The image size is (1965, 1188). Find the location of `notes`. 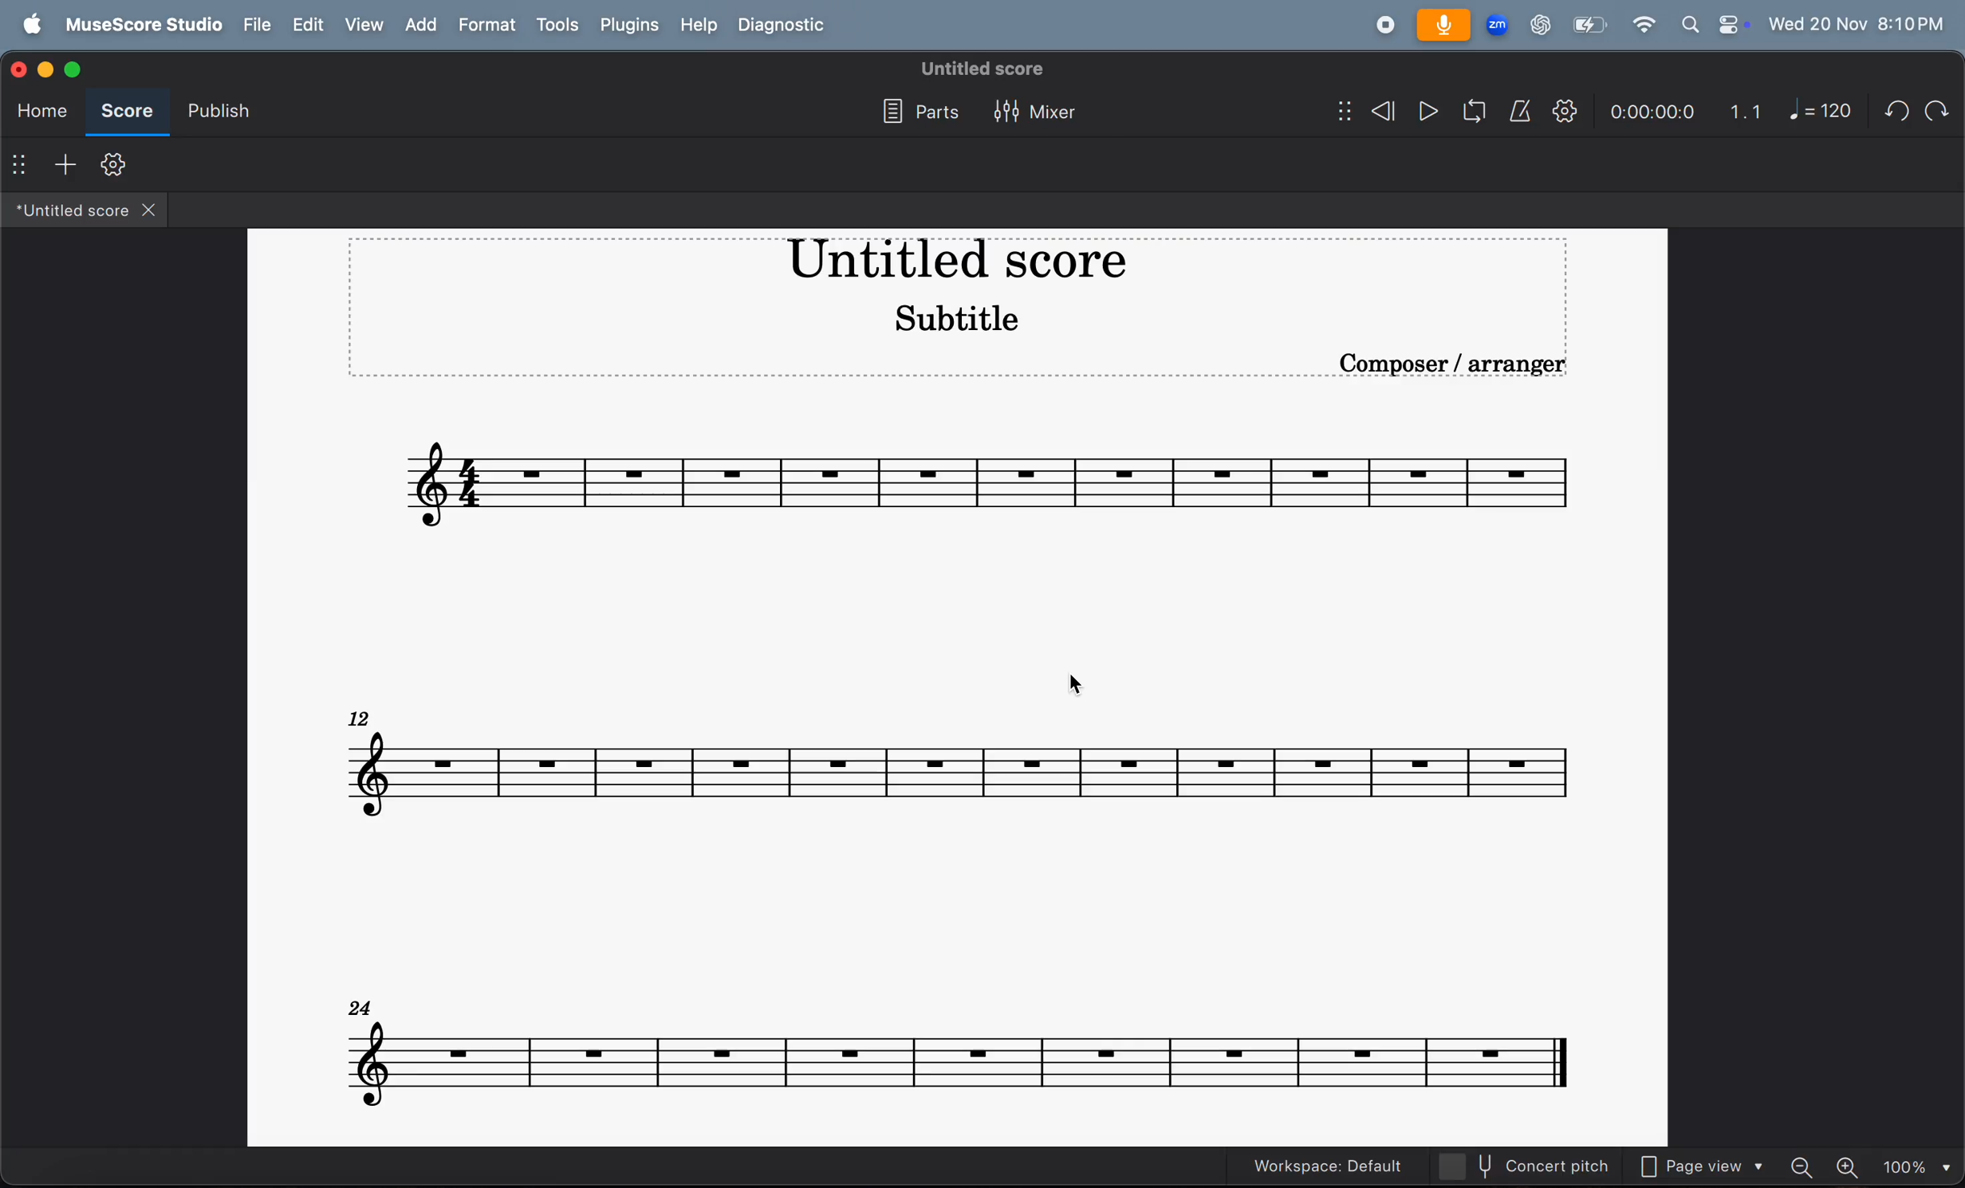

notes is located at coordinates (971, 1056).